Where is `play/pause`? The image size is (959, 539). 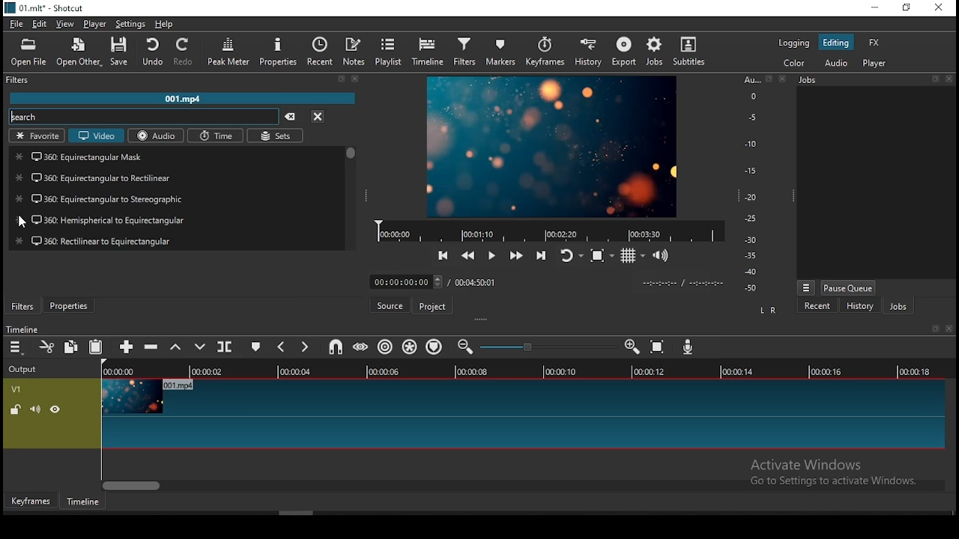
play/pause is located at coordinates (489, 256).